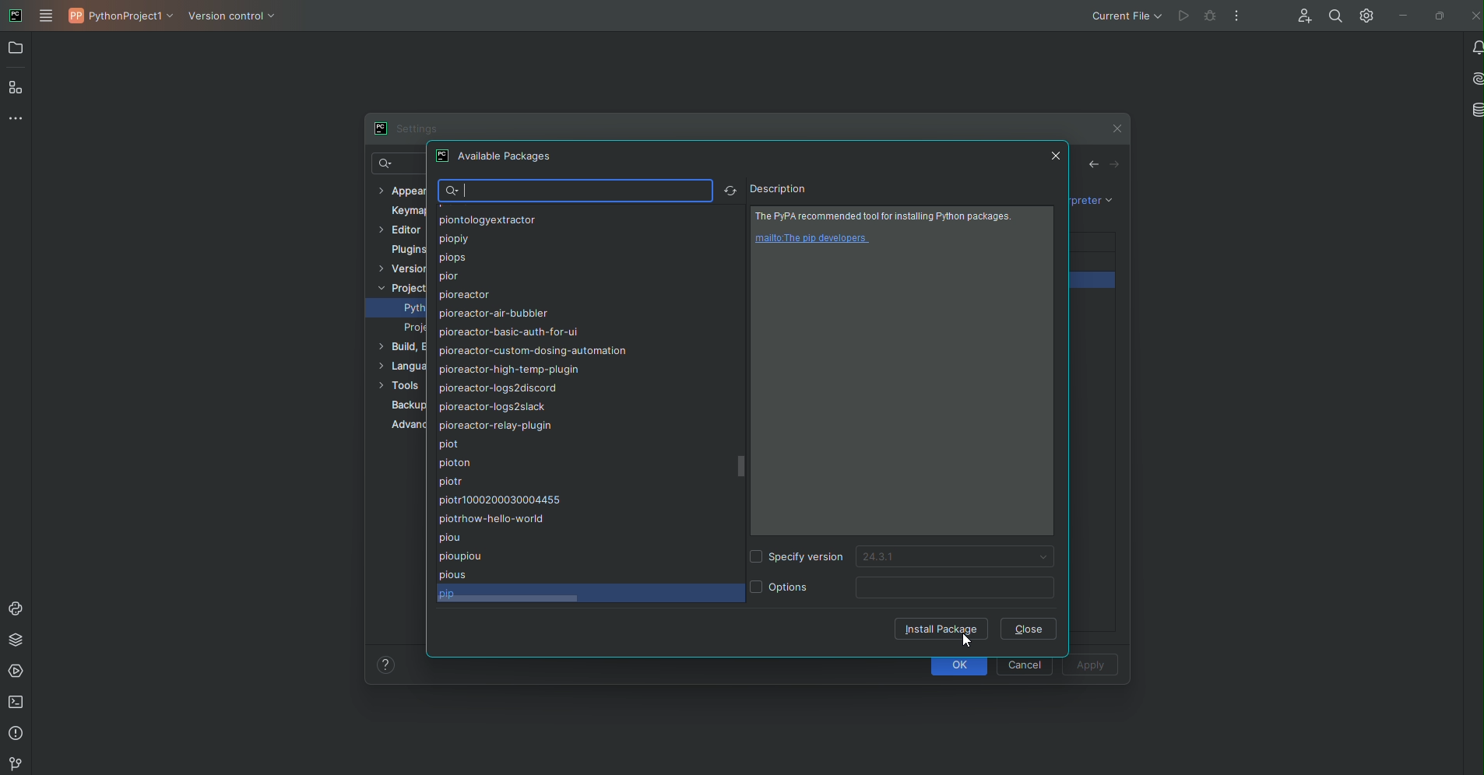  Describe the element at coordinates (1366, 16) in the screenshot. I see `Settings` at that location.